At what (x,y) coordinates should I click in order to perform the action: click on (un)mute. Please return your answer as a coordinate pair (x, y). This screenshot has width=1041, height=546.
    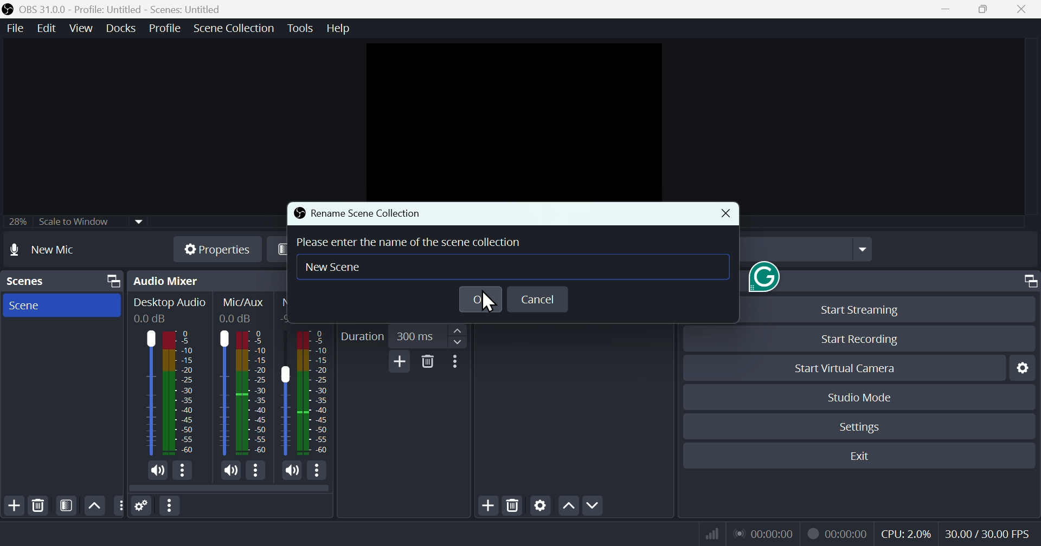
    Looking at the image, I should click on (158, 471).